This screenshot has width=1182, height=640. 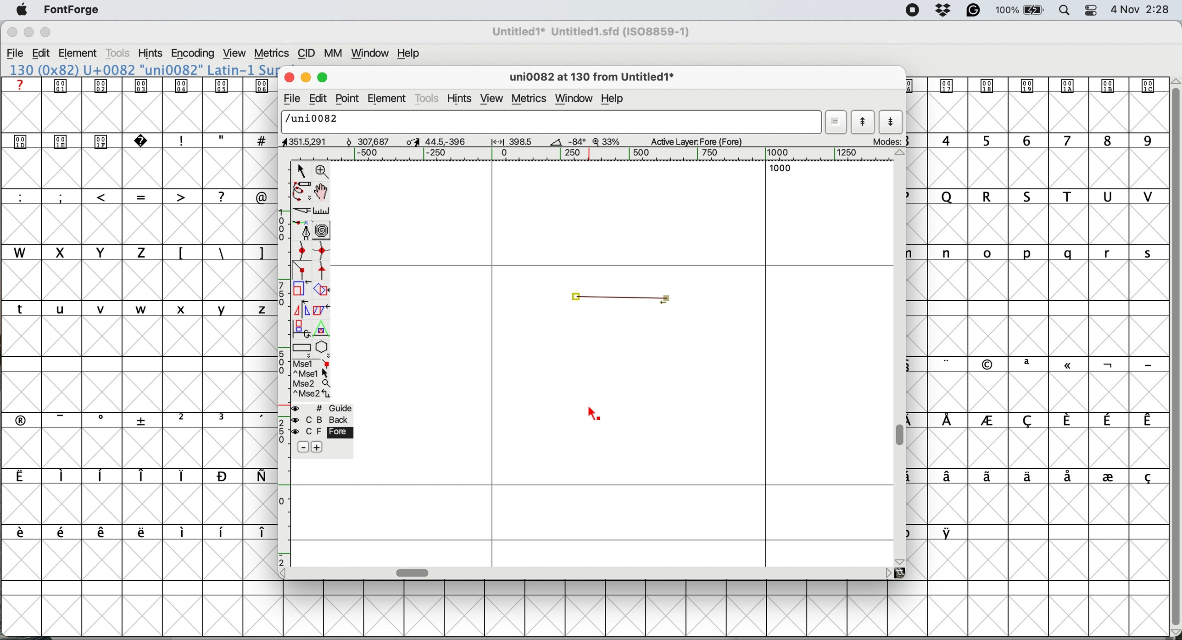 I want to click on fontforge, so click(x=72, y=9).